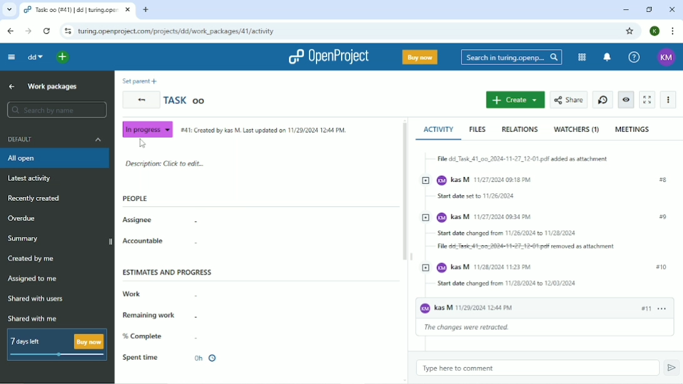  What do you see at coordinates (140, 100) in the screenshot?
I see `Back` at bounding box center [140, 100].